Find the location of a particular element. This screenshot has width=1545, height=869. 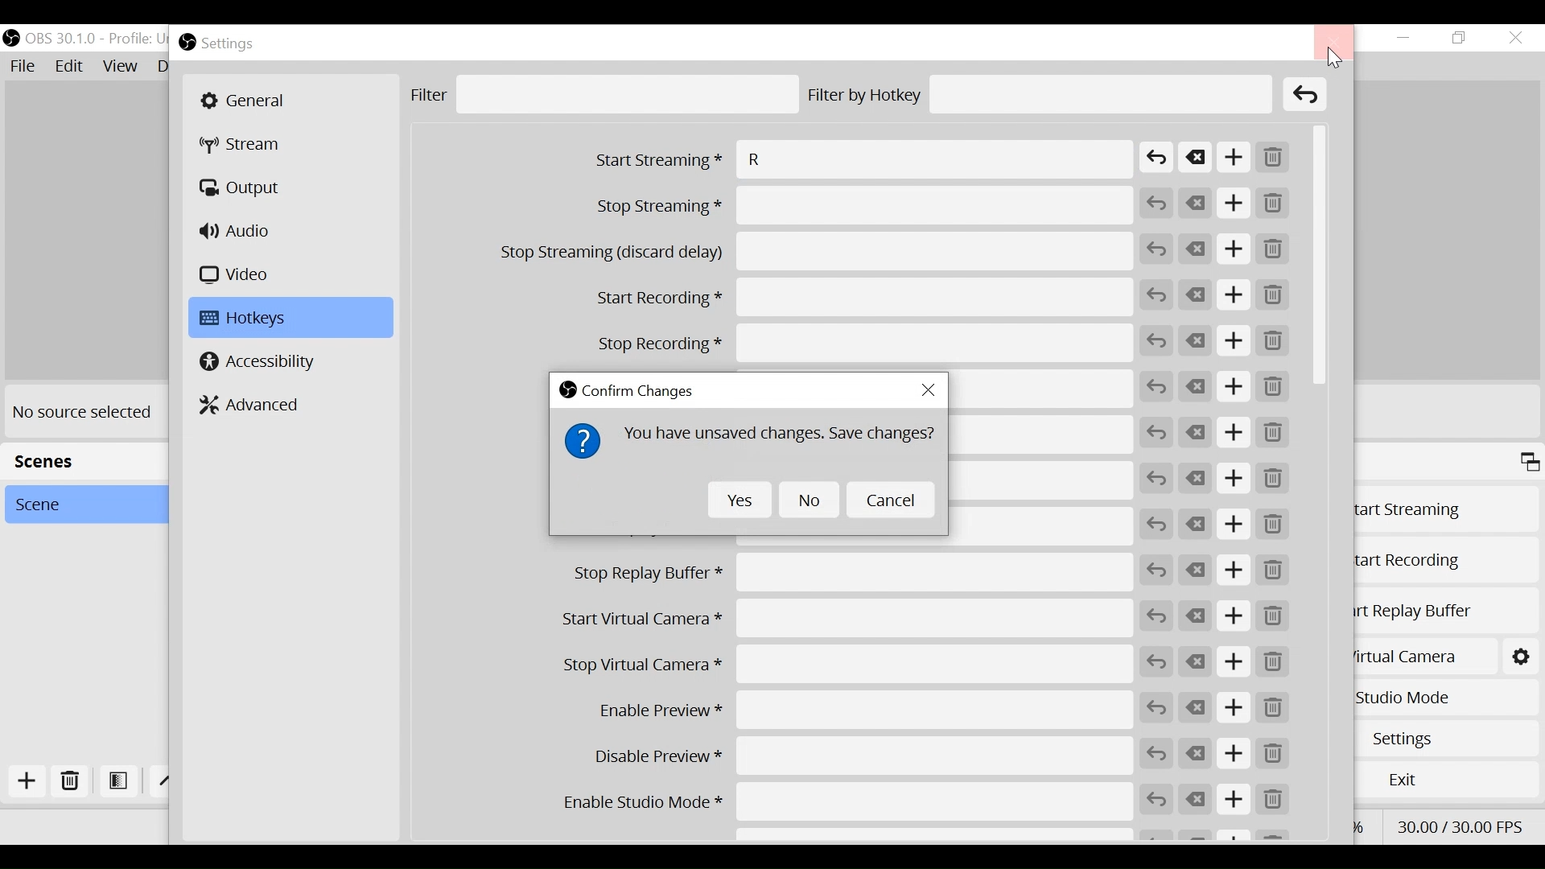

Yes is located at coordinates (737, 500).